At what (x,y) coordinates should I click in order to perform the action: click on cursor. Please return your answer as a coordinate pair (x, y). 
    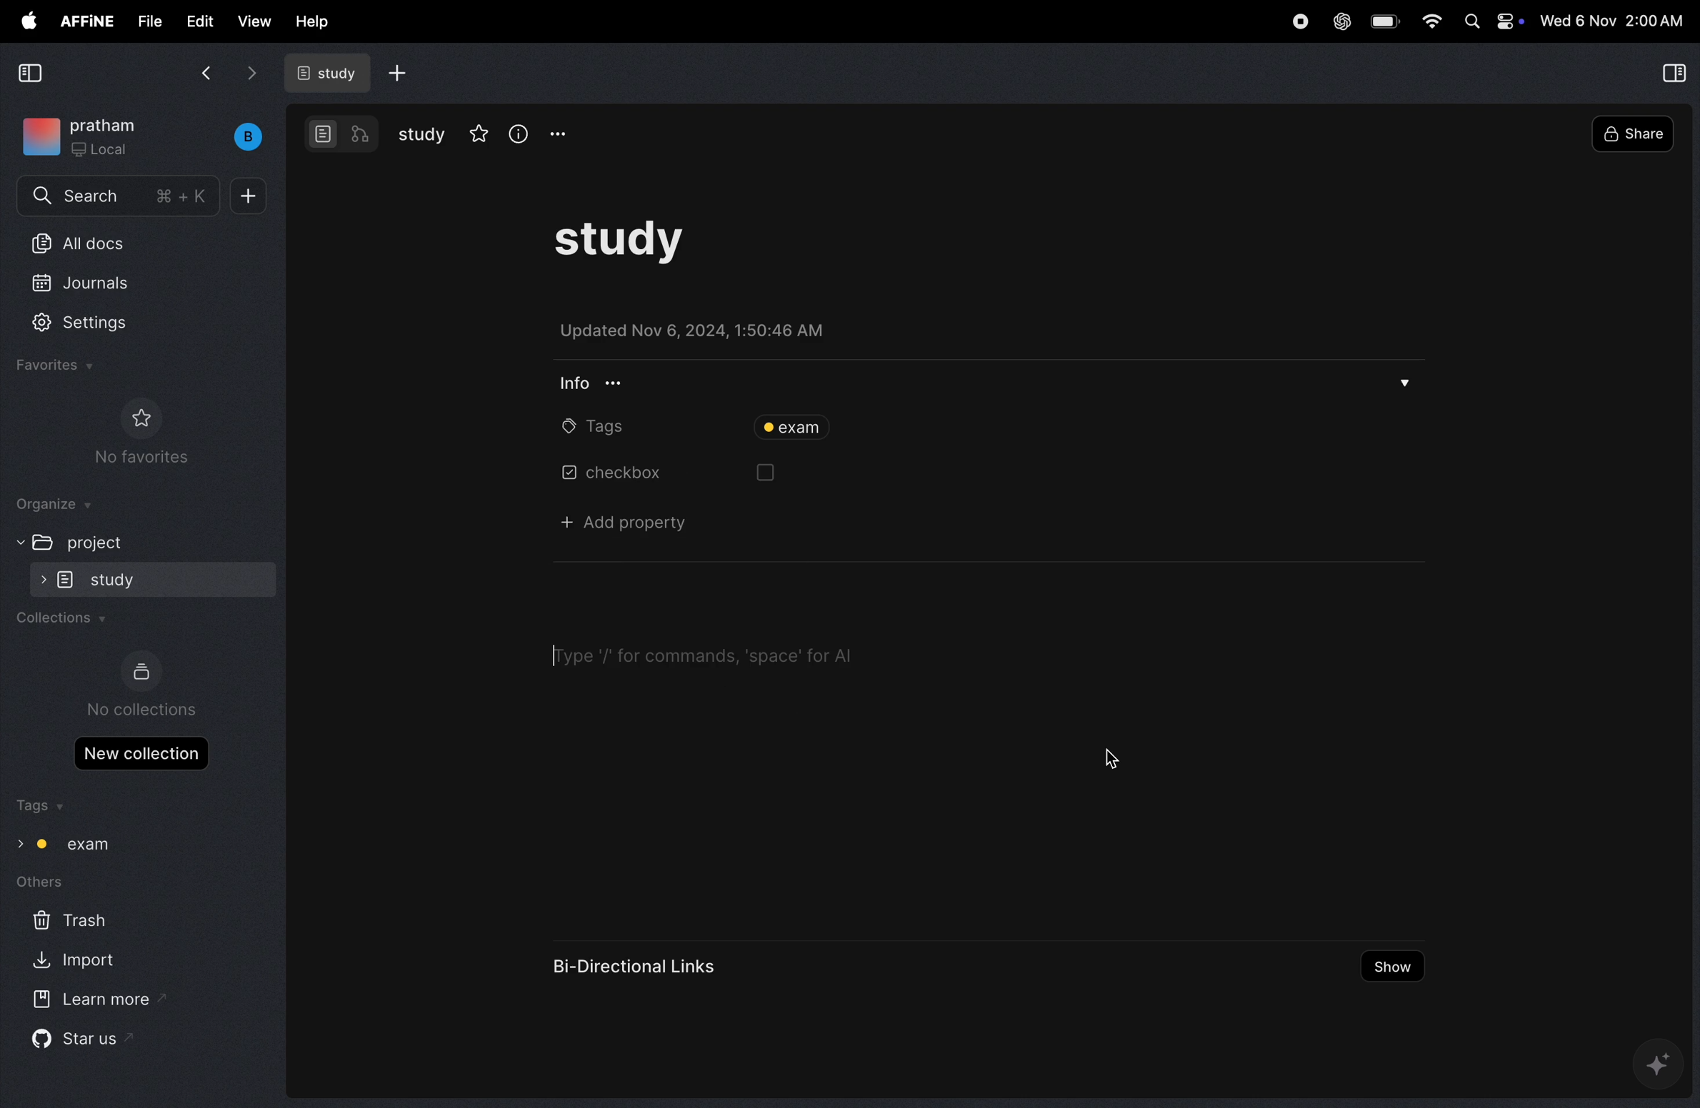
    Looking at the image, I should click on (722, 655).